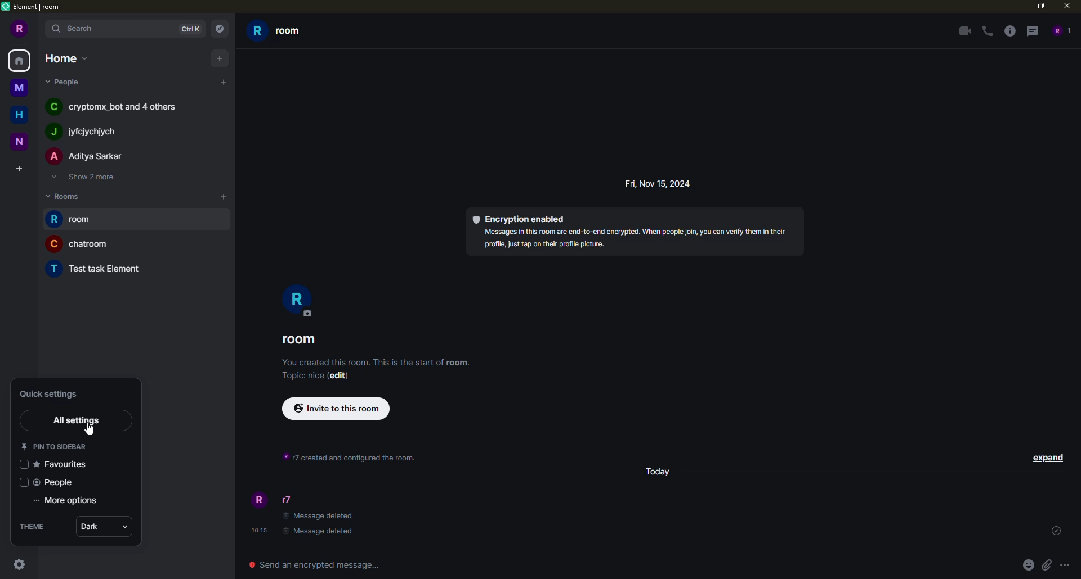 This screenshot has height=579, width=1081. Describe the element at coordinates (257, 501) in the screenshot. I see `profile` at that location.